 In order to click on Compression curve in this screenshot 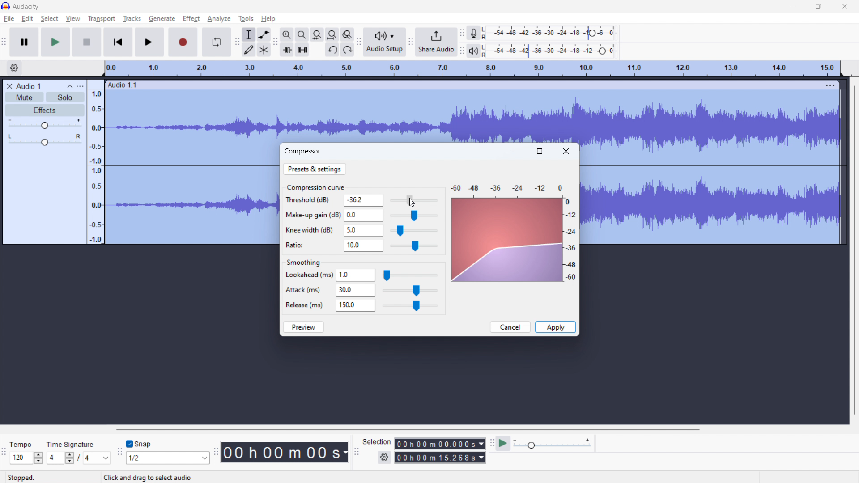, I will do `click(315, 187)`.